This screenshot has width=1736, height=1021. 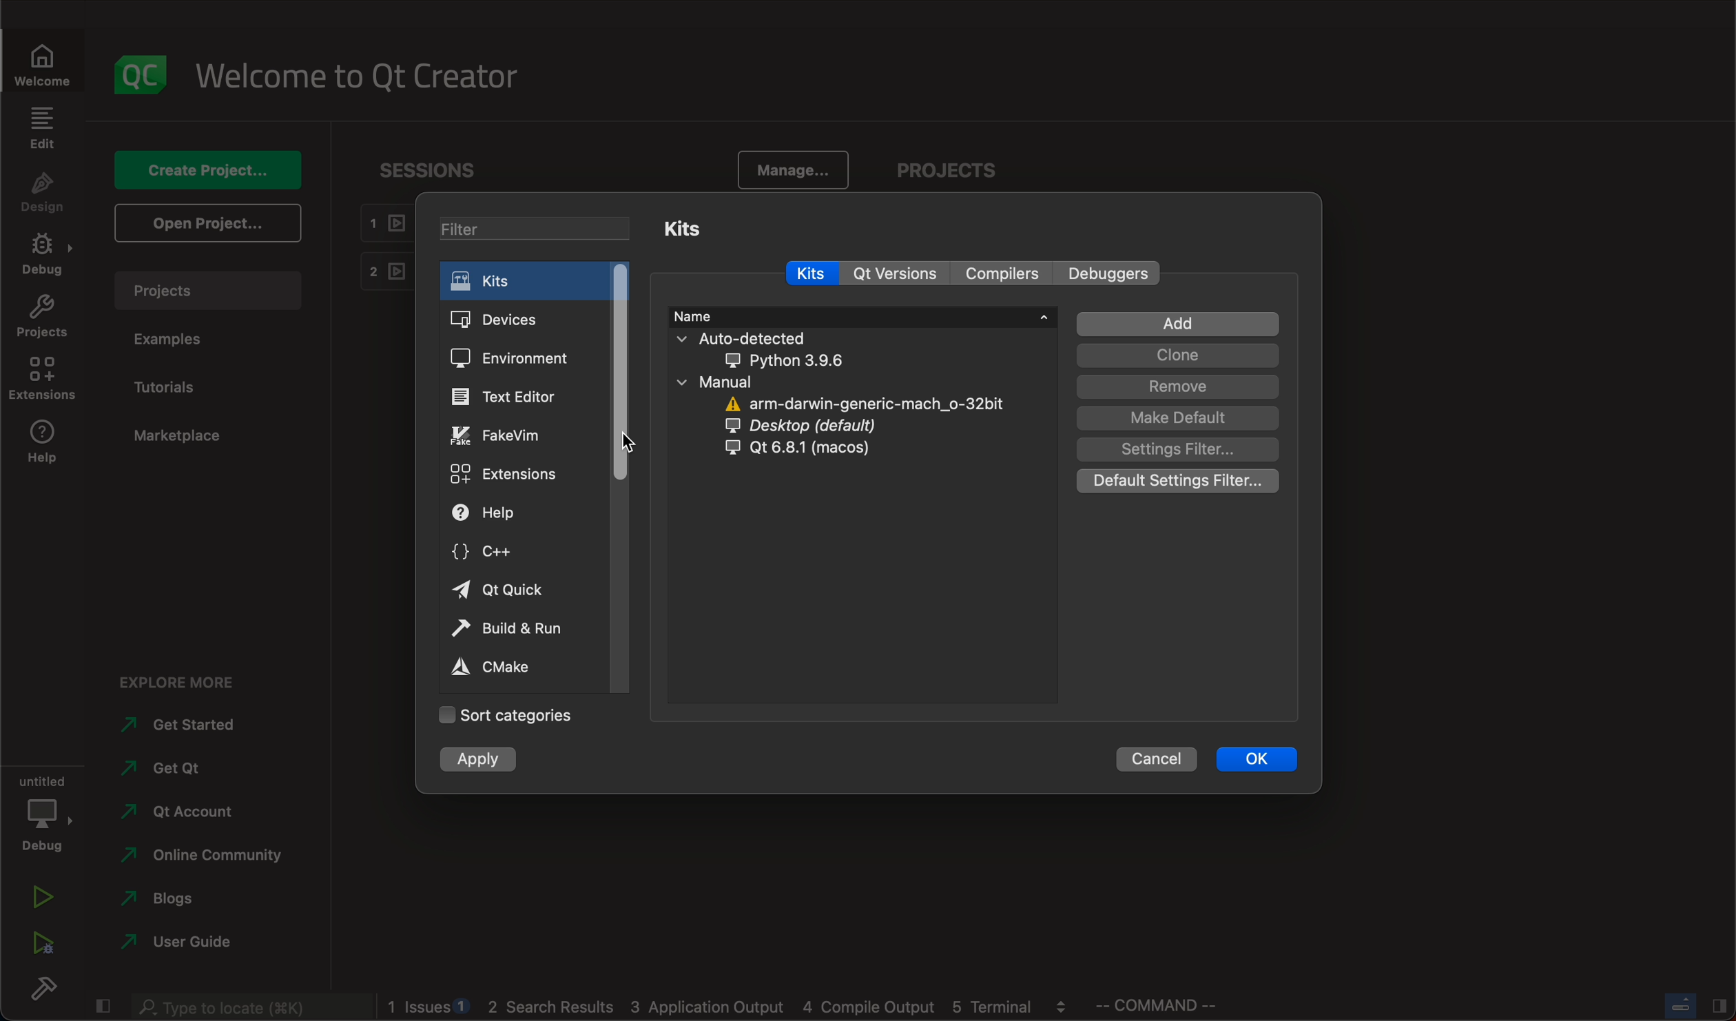 What do you see at coordinates (428, 175) in the screenshot?
I see `sessions` at bounding box center [428, 175].